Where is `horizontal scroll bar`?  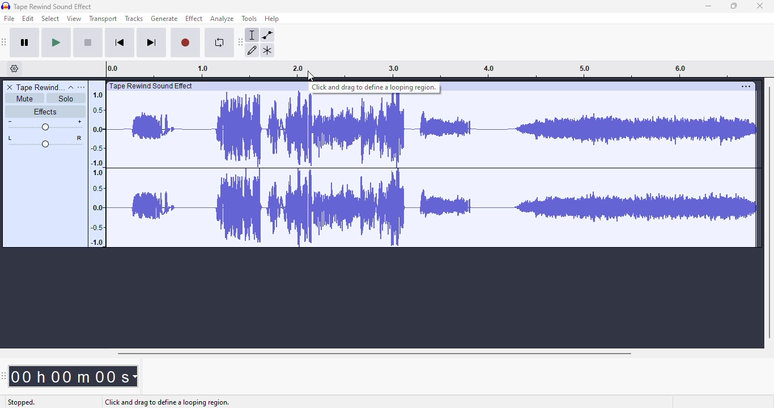
horizontal scroll bar is located at coordinates (372, 353).